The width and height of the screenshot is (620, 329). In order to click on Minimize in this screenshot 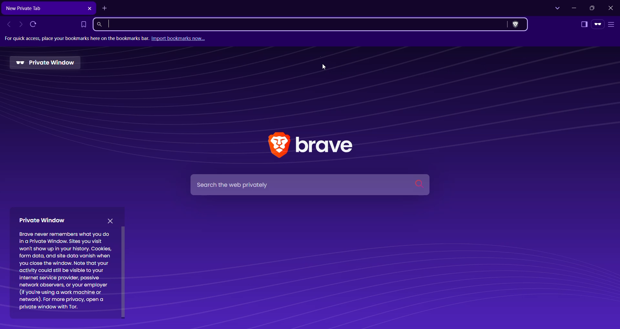, I will do `click(573, 8)`.